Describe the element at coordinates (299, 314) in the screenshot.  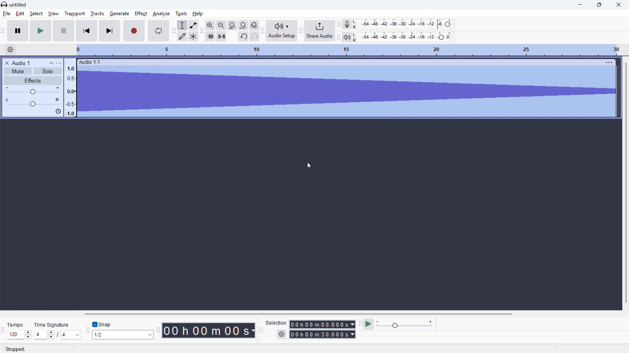
I see `Horizontal scroll bar` at that location.